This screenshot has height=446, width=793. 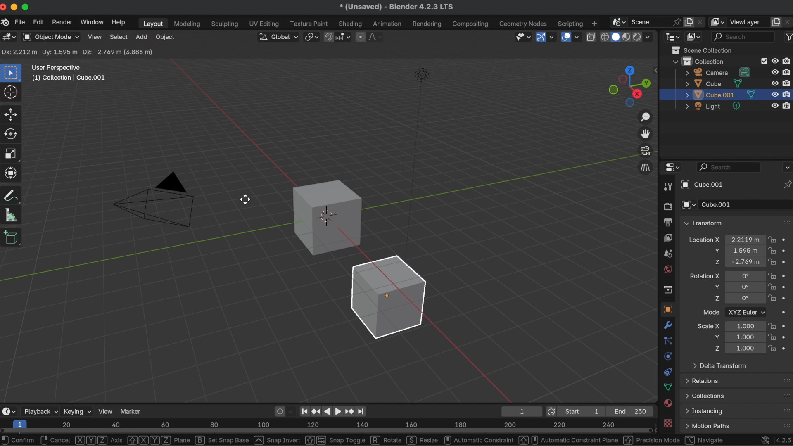 What do you see at coordinates (784, 424) in the screenshot?
I see `drag handles` at bounding box center [784, 424].